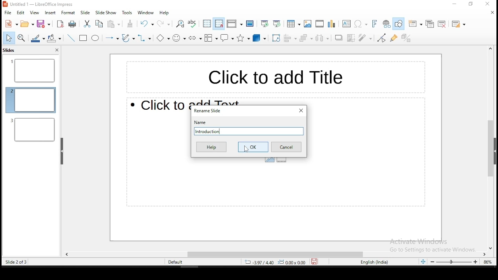  Describe the element at coordinates (234, 23) in the screenshot. I see `display views` at that location.